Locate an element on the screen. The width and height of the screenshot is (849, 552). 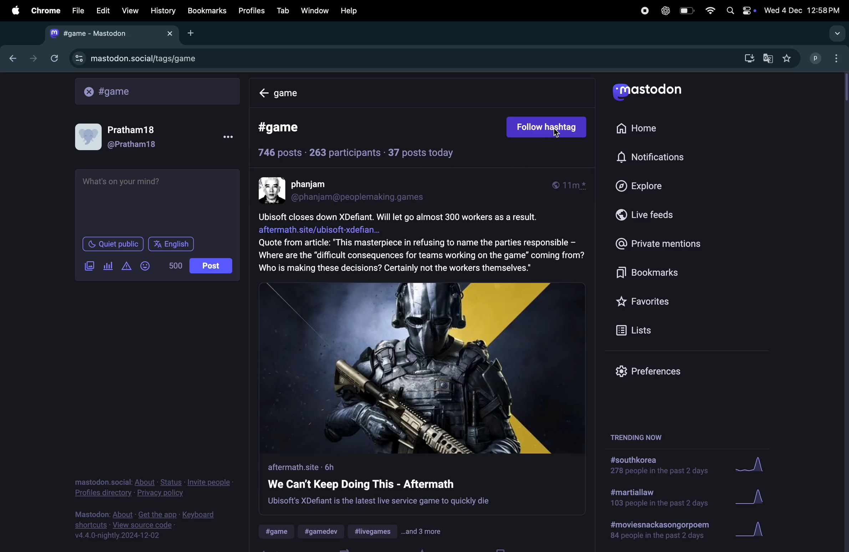
cursor is located at coordinates (557, 136).